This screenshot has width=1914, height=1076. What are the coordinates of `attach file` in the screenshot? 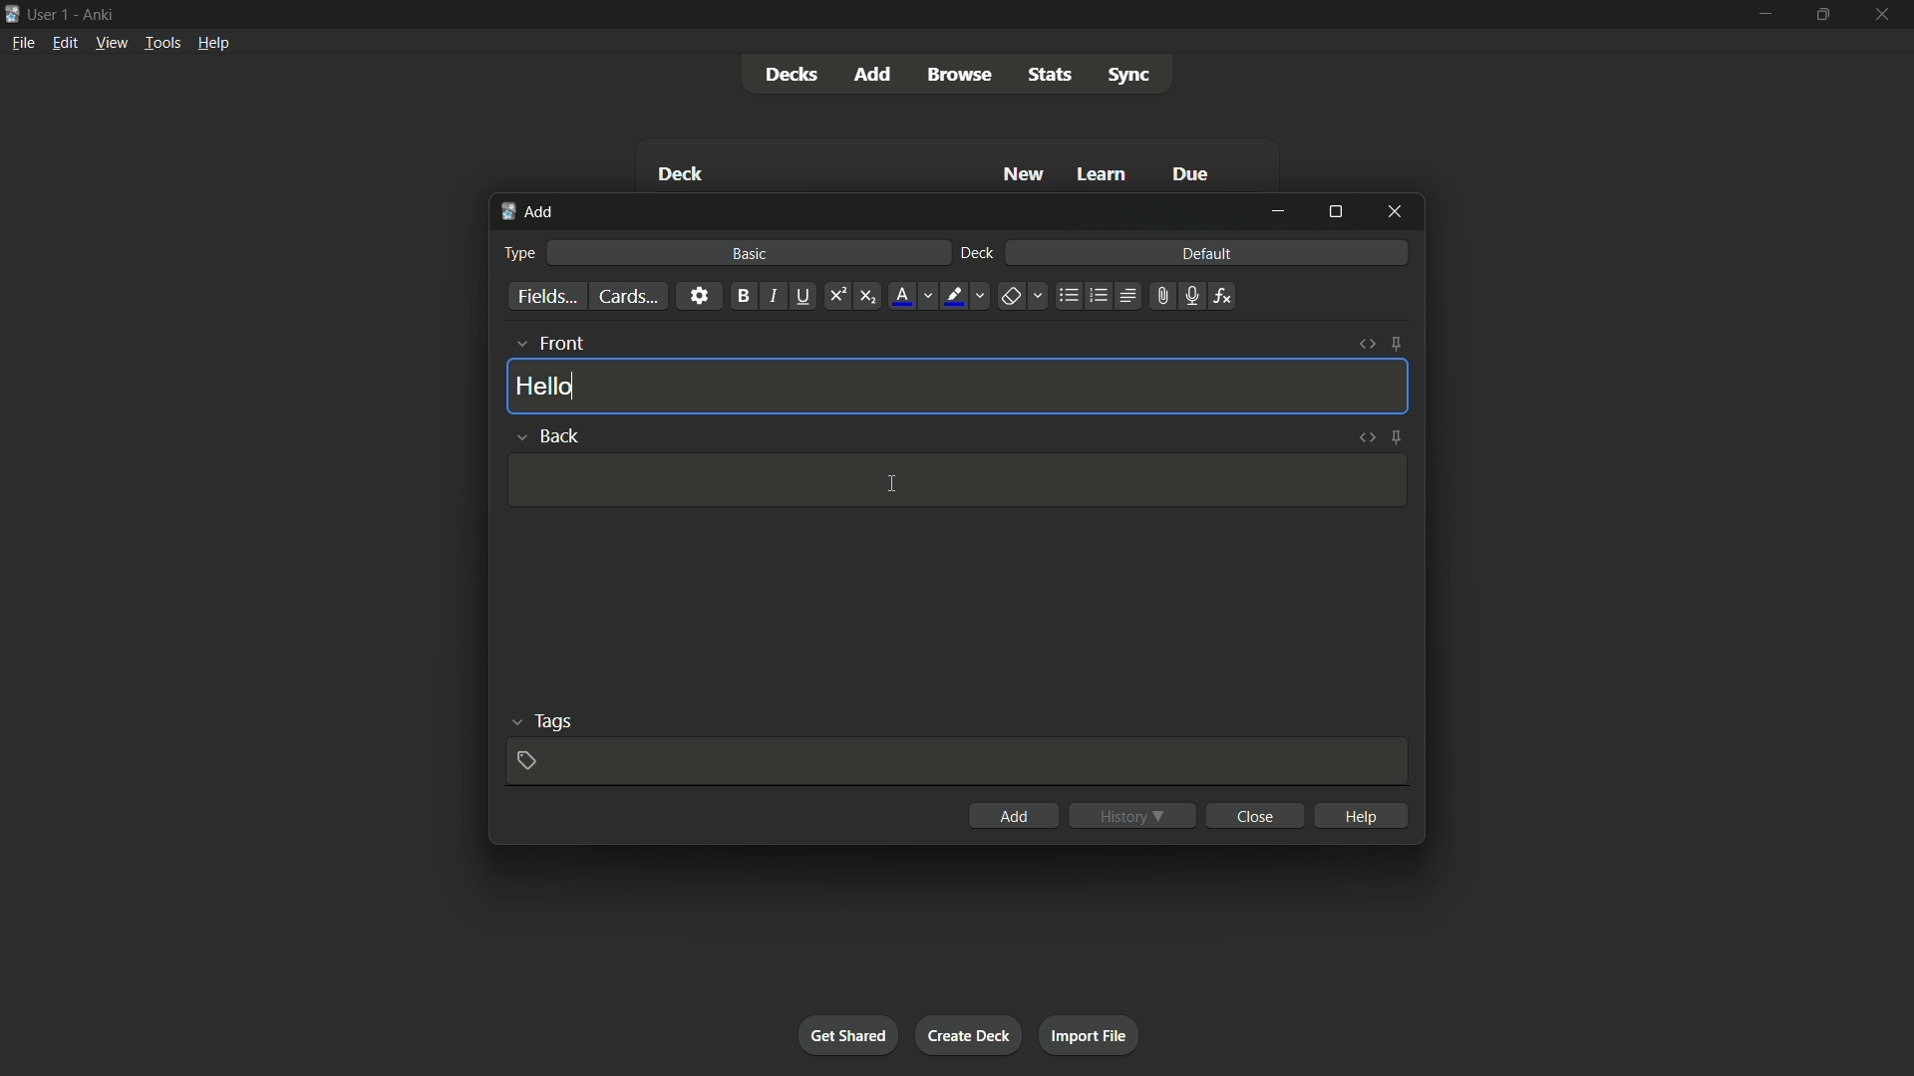 It's located at (1162, 297).